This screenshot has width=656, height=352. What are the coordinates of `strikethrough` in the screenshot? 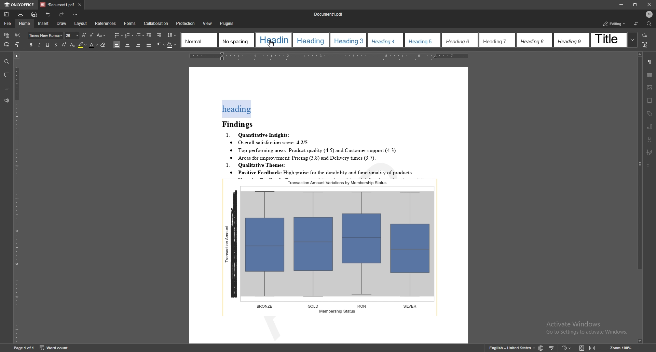 It's located at (55, 45).